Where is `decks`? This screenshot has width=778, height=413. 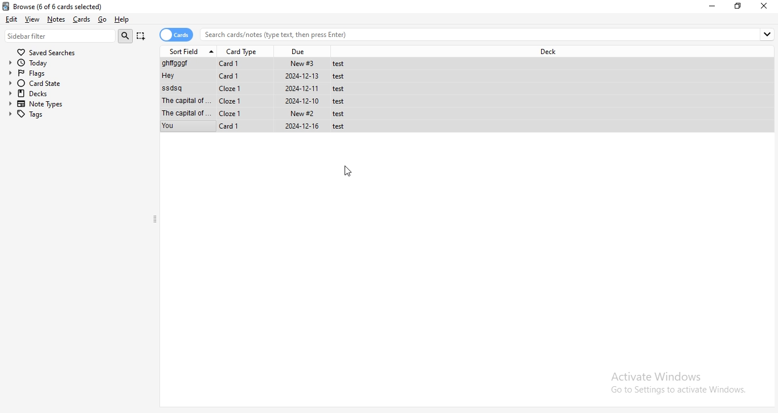
decks is located at coordinates (76, 93).